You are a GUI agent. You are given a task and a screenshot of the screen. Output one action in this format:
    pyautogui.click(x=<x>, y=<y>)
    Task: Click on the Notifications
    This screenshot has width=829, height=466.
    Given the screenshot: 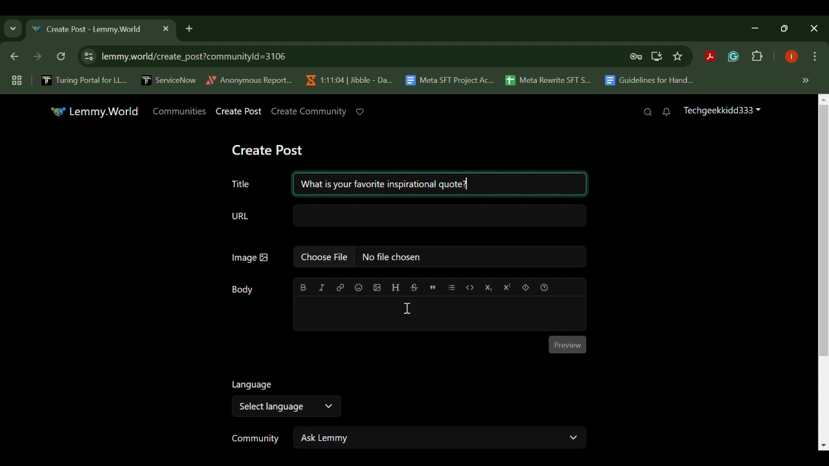 What is the action you would take?
    pyautogui.click(x=667, y=113)
    